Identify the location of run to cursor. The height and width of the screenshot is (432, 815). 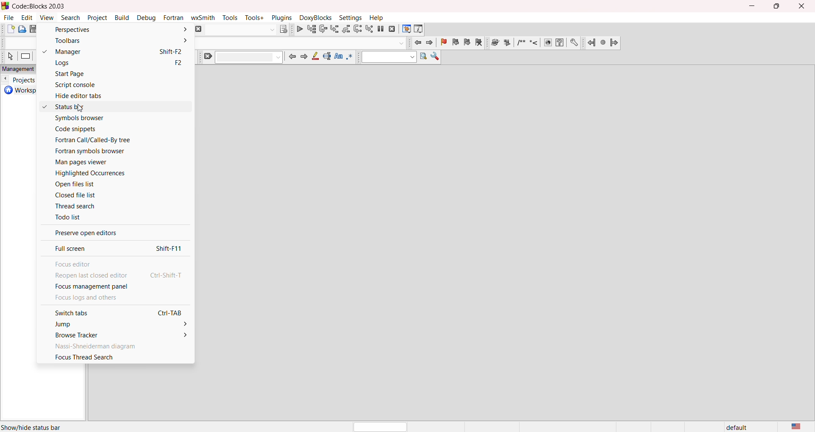
(311, 30).